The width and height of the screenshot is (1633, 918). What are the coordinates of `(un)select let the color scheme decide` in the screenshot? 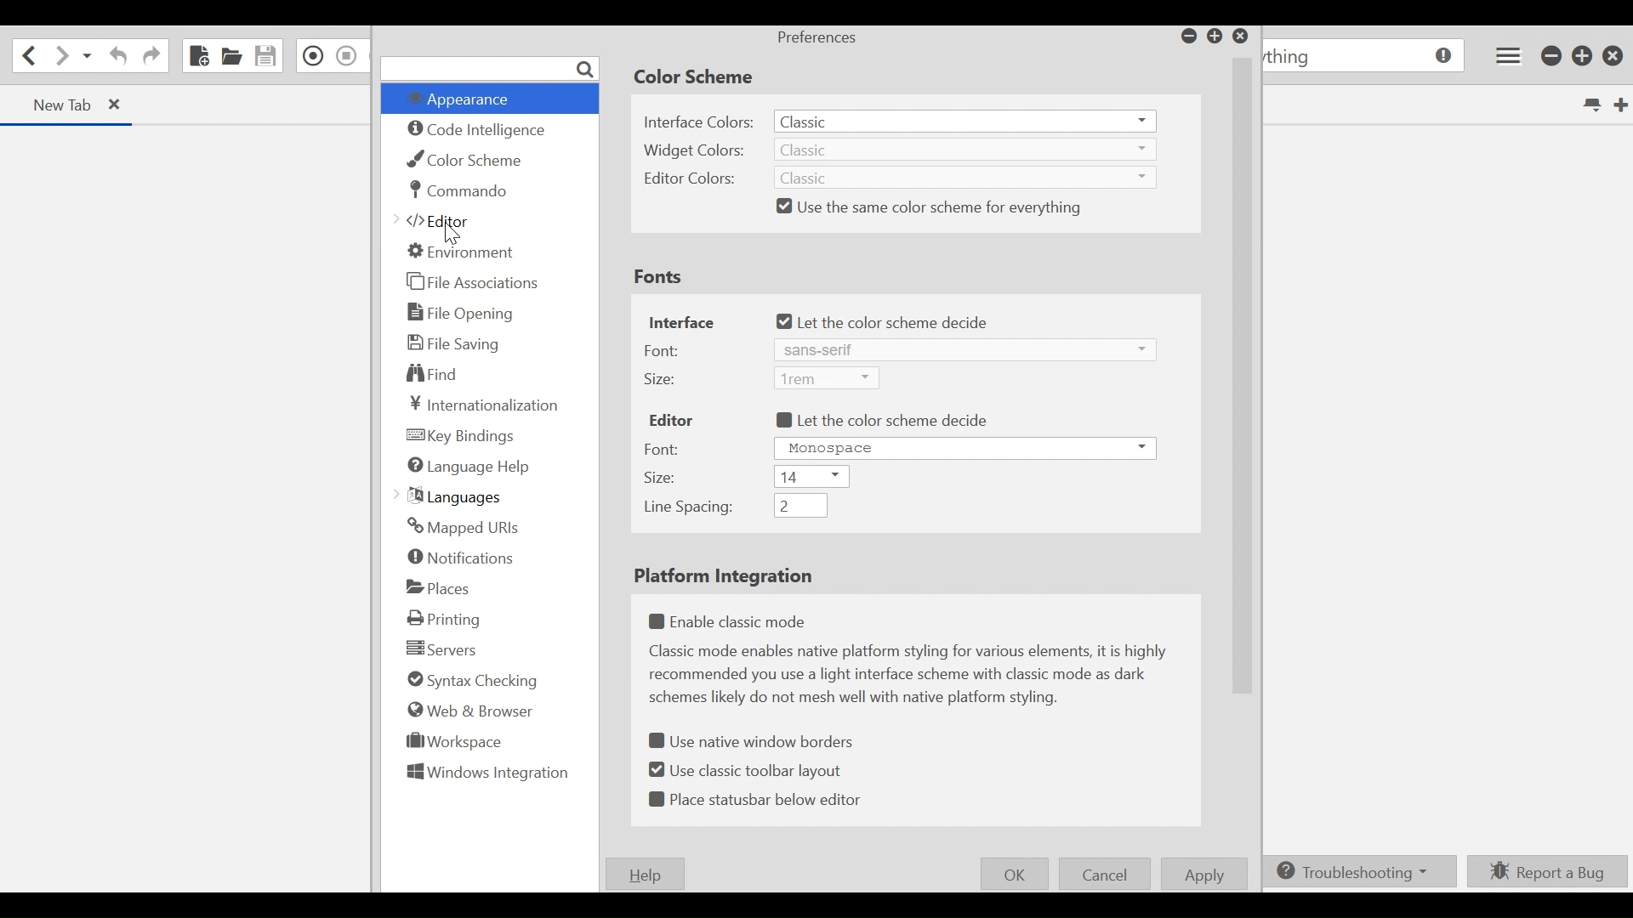 It's located at (887, 421).